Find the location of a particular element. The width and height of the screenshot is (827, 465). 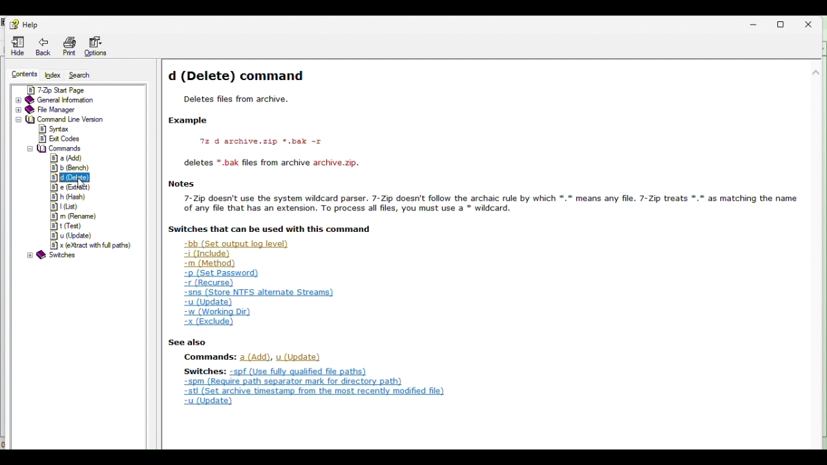

Contents is located at coordinates (23, 74).